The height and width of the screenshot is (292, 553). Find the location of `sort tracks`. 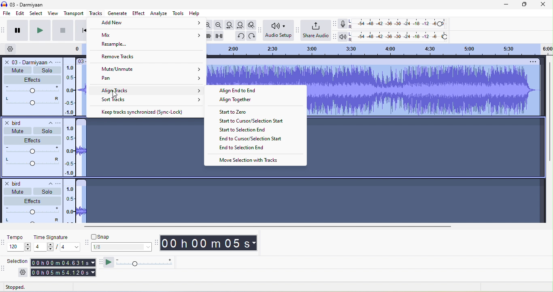

sort tracks is located at coordinates (152, 99).